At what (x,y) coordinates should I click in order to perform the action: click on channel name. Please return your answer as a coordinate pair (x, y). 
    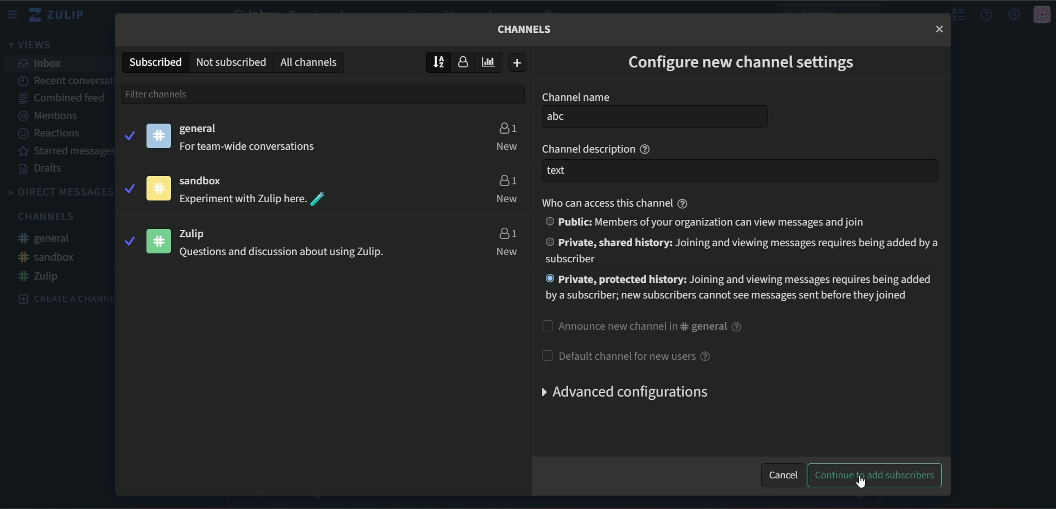
    Looking at the image, I should click on (575, 97).